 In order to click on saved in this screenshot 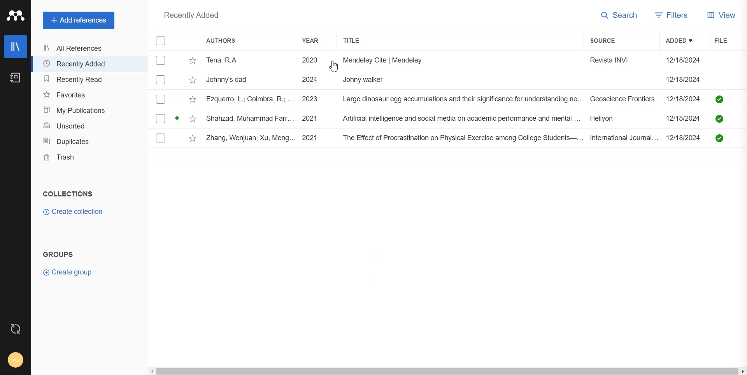, I will do `click(719, 138)`.